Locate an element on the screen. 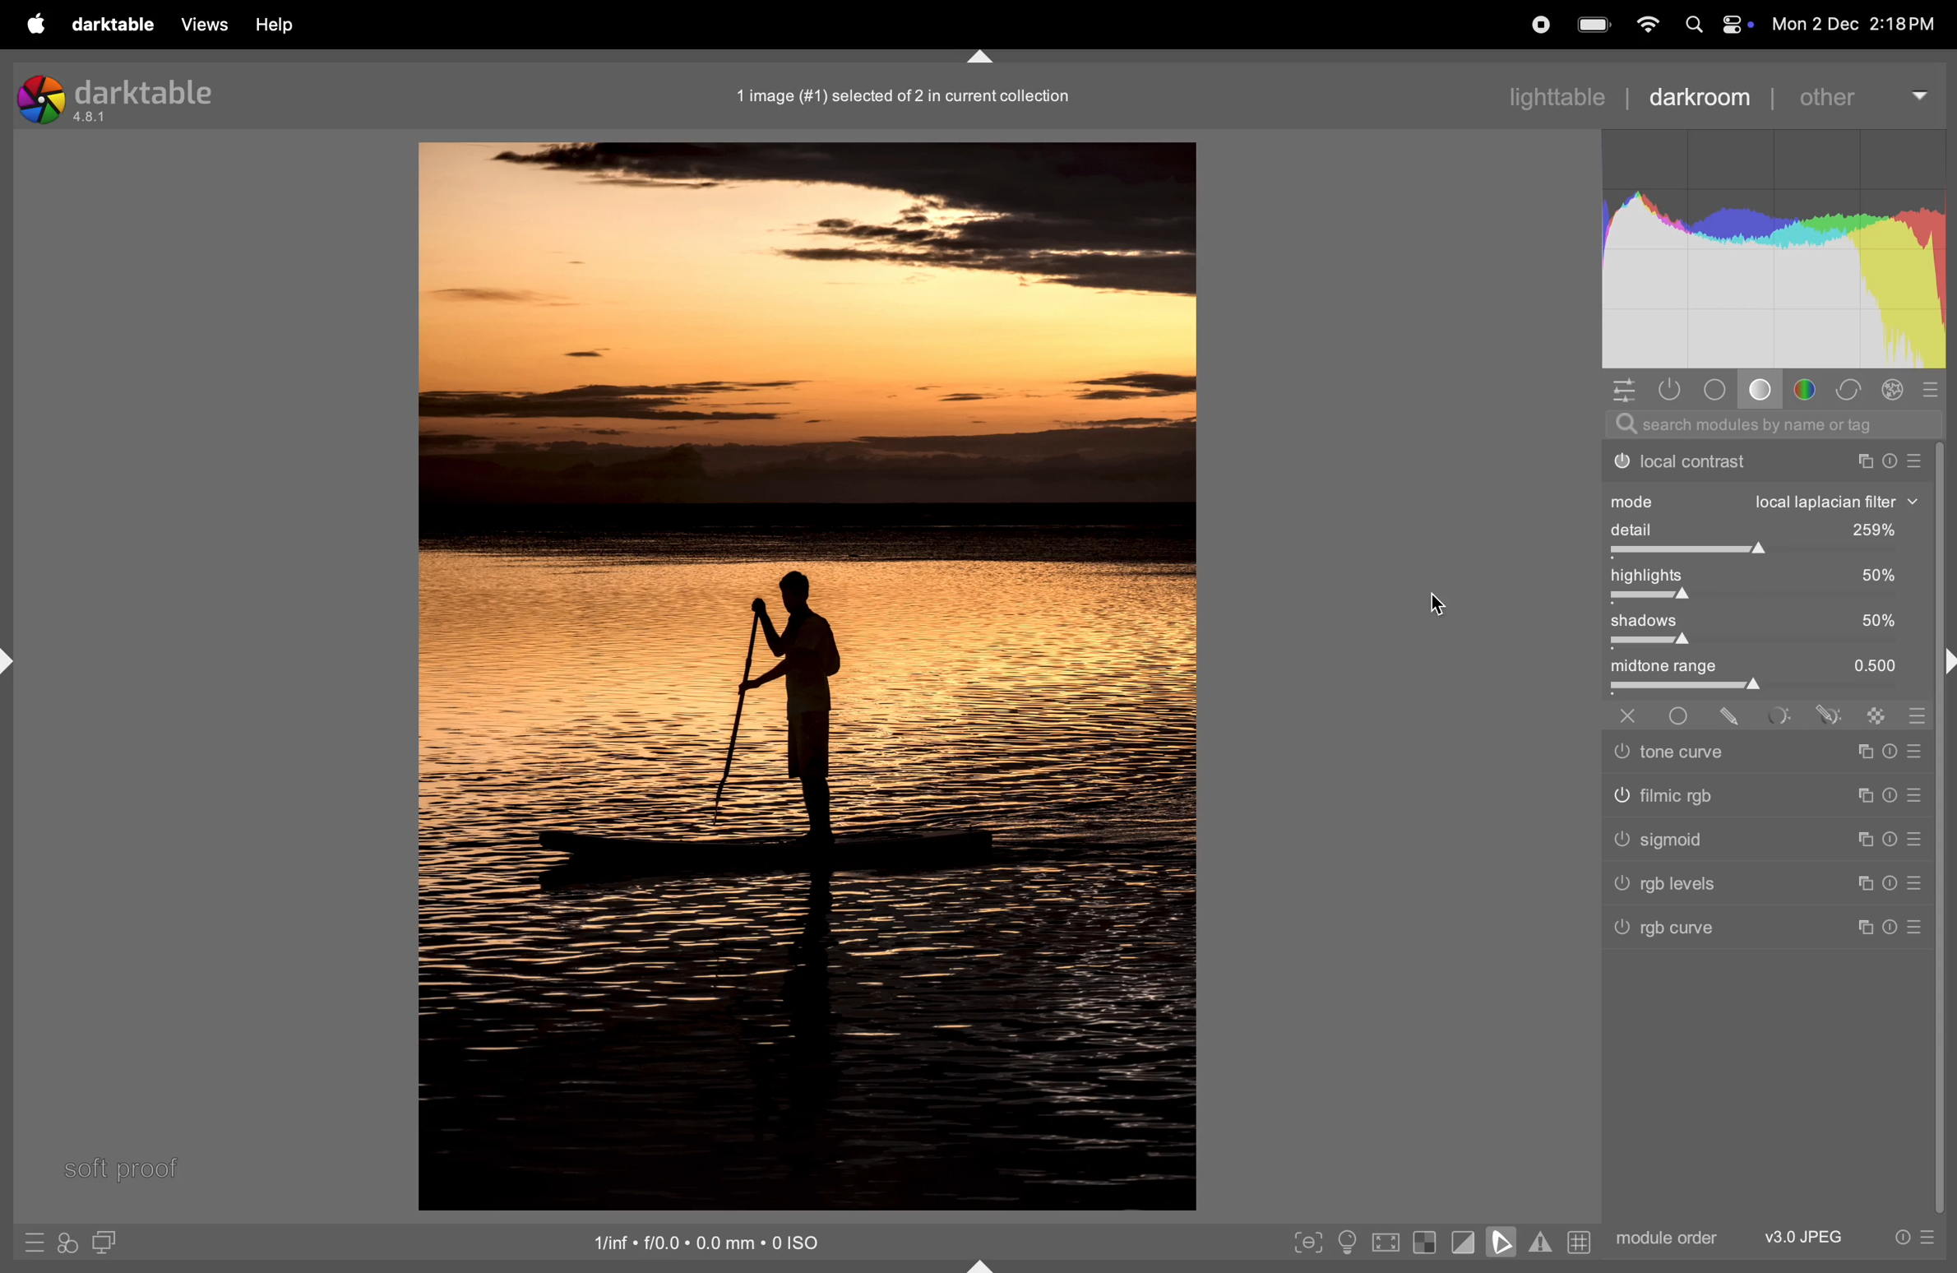 The height and width of the screenshot is (1273, 1957). image is located at coordinates (804, 679).